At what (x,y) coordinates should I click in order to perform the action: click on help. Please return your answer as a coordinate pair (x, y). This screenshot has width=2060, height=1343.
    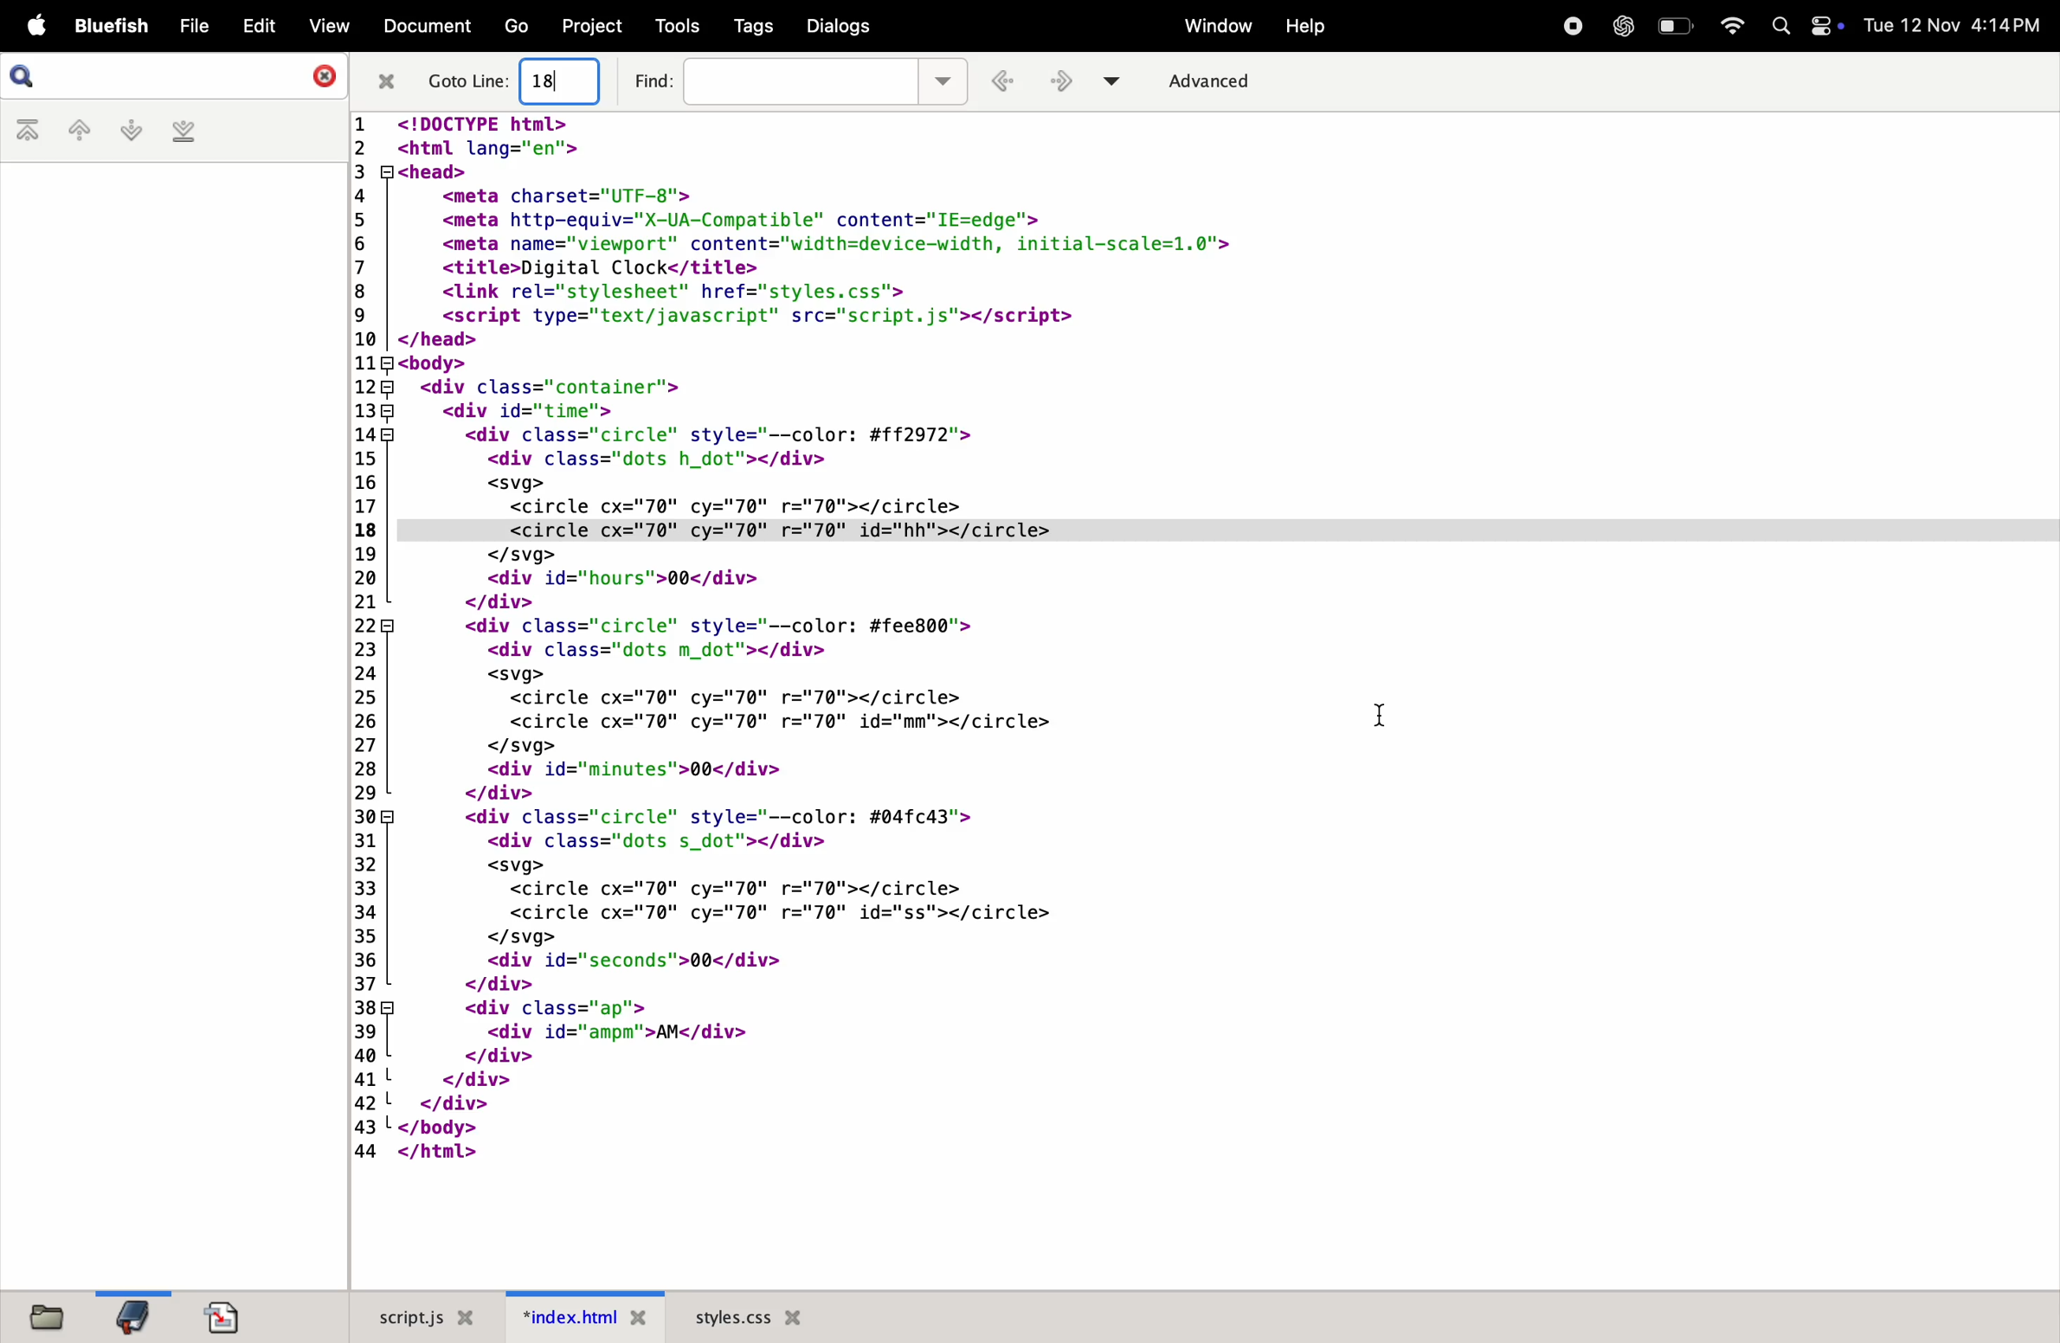
    Looking at the image, I should click on (1304, 29).